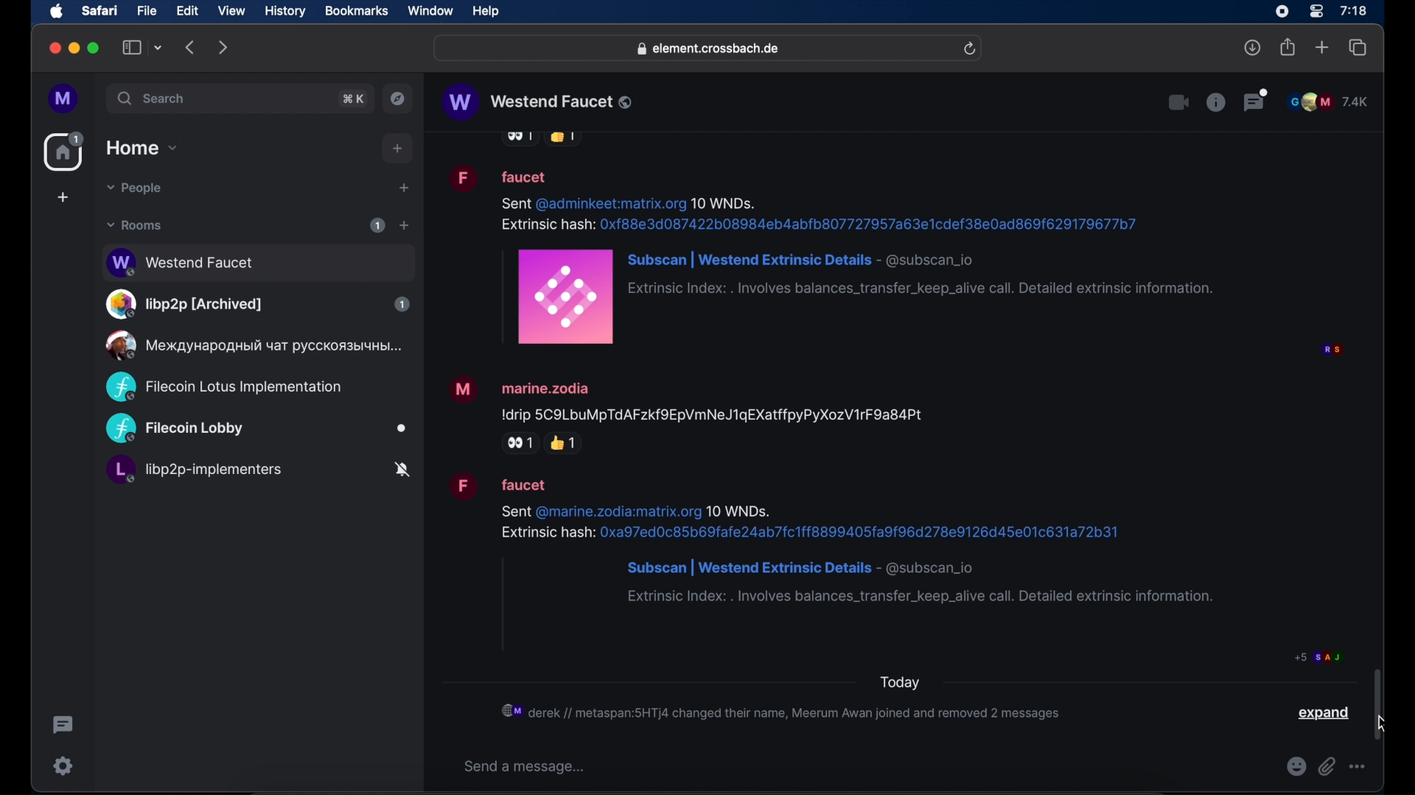  What do you see at coordinates (1177, 103) in the screenshot?
I see `video call` at bounding box center [1177, 103].